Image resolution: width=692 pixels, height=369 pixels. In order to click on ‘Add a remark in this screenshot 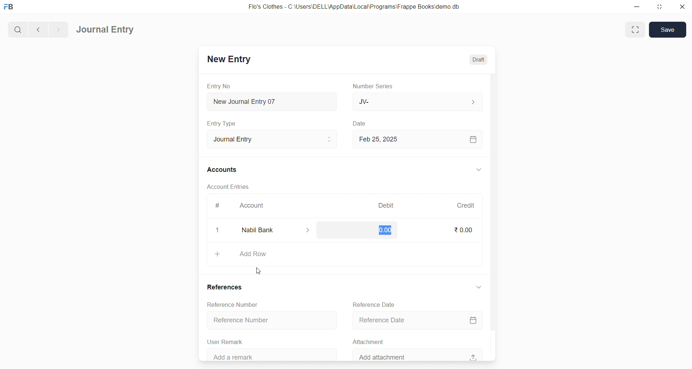, I will do `click(274, 354)`.